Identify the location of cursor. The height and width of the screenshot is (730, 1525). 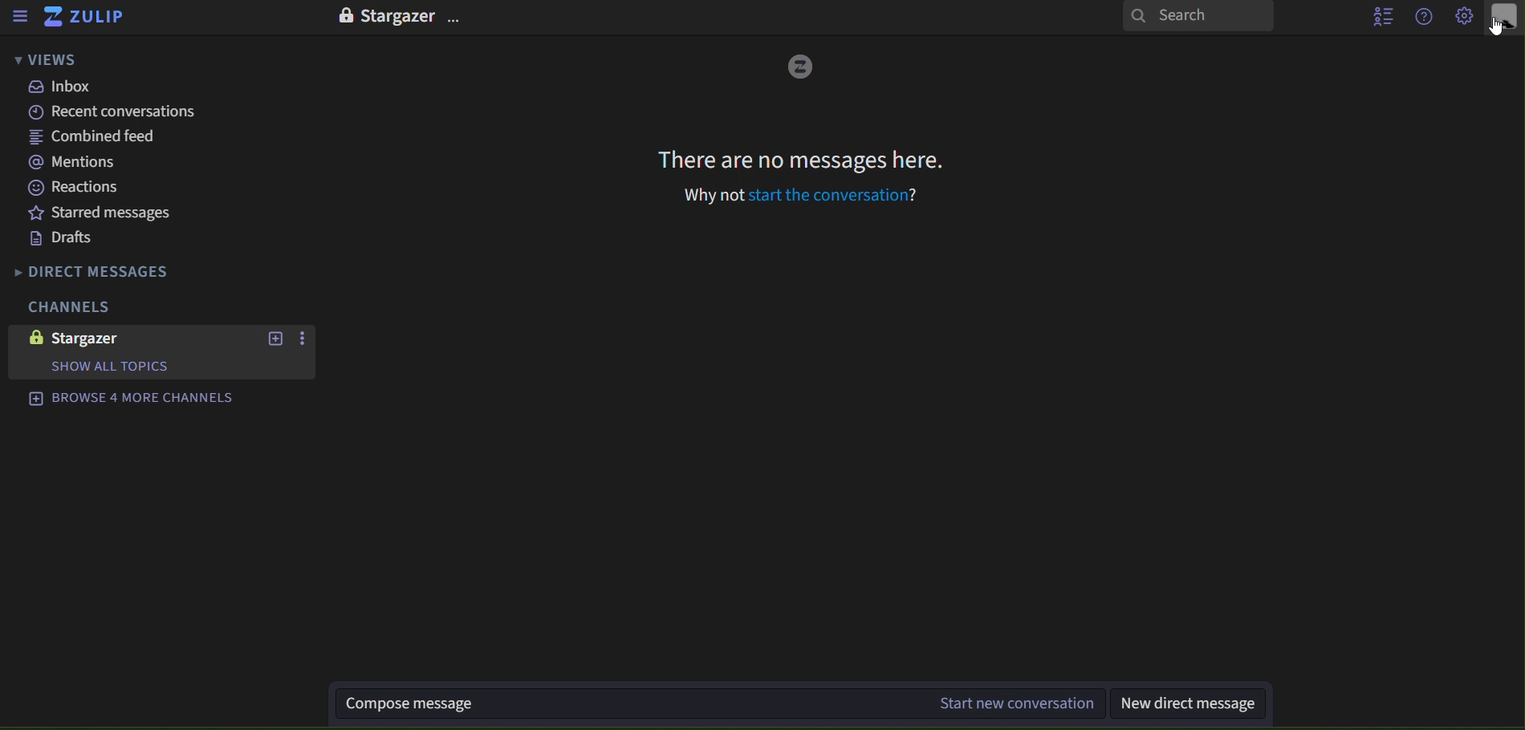
(1494, 30).